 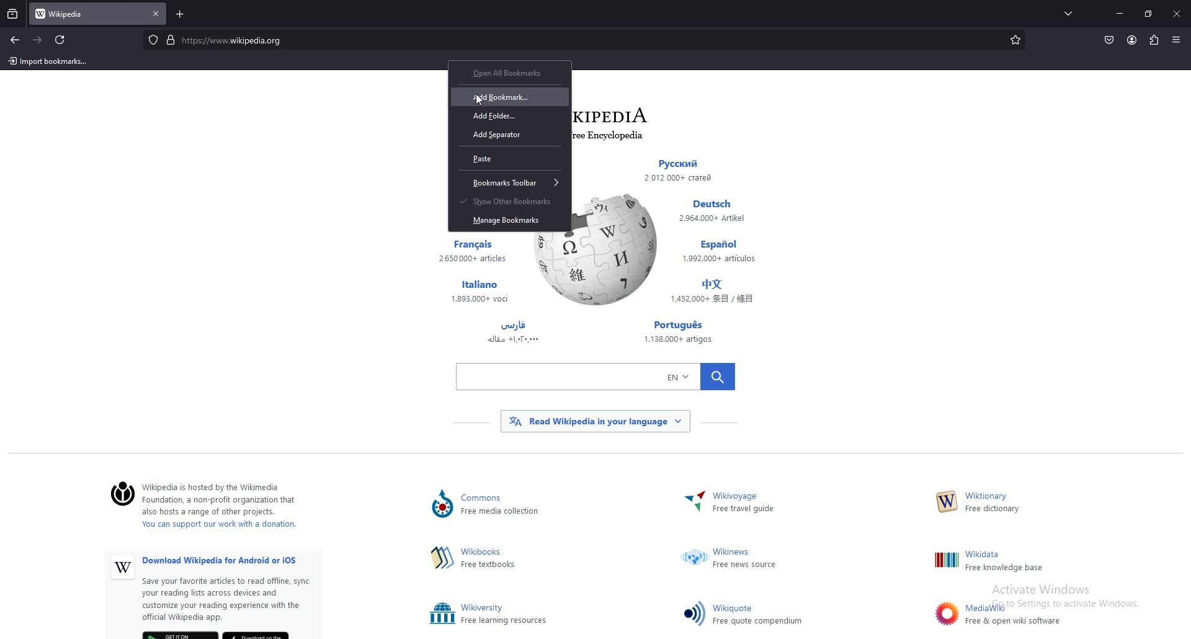 What do you see at coordinates (1177, 13) in the screenshot?
I see `` at bounding box center [1177, 13].